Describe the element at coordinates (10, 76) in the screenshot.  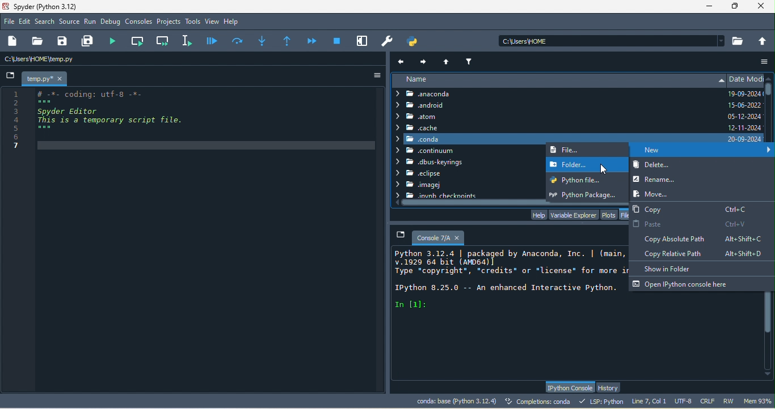
I see `browse tabs` at that location.